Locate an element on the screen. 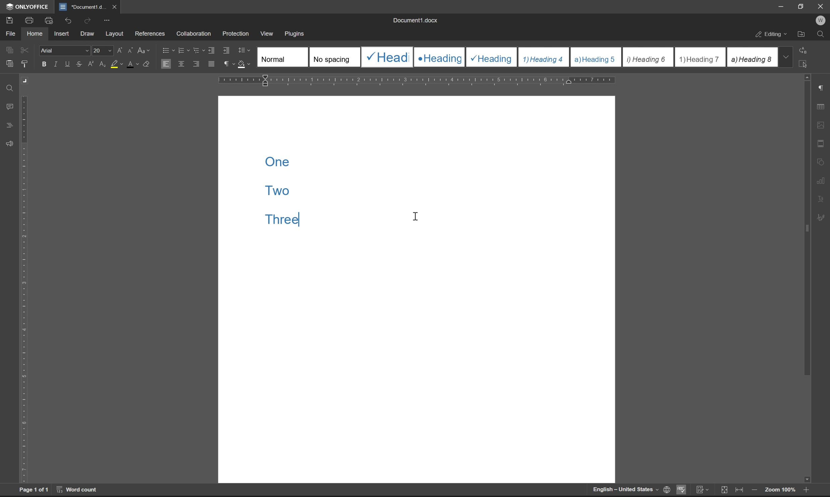 This screenshot has width=830, height=497. word count is located at coordinates (78, 489).